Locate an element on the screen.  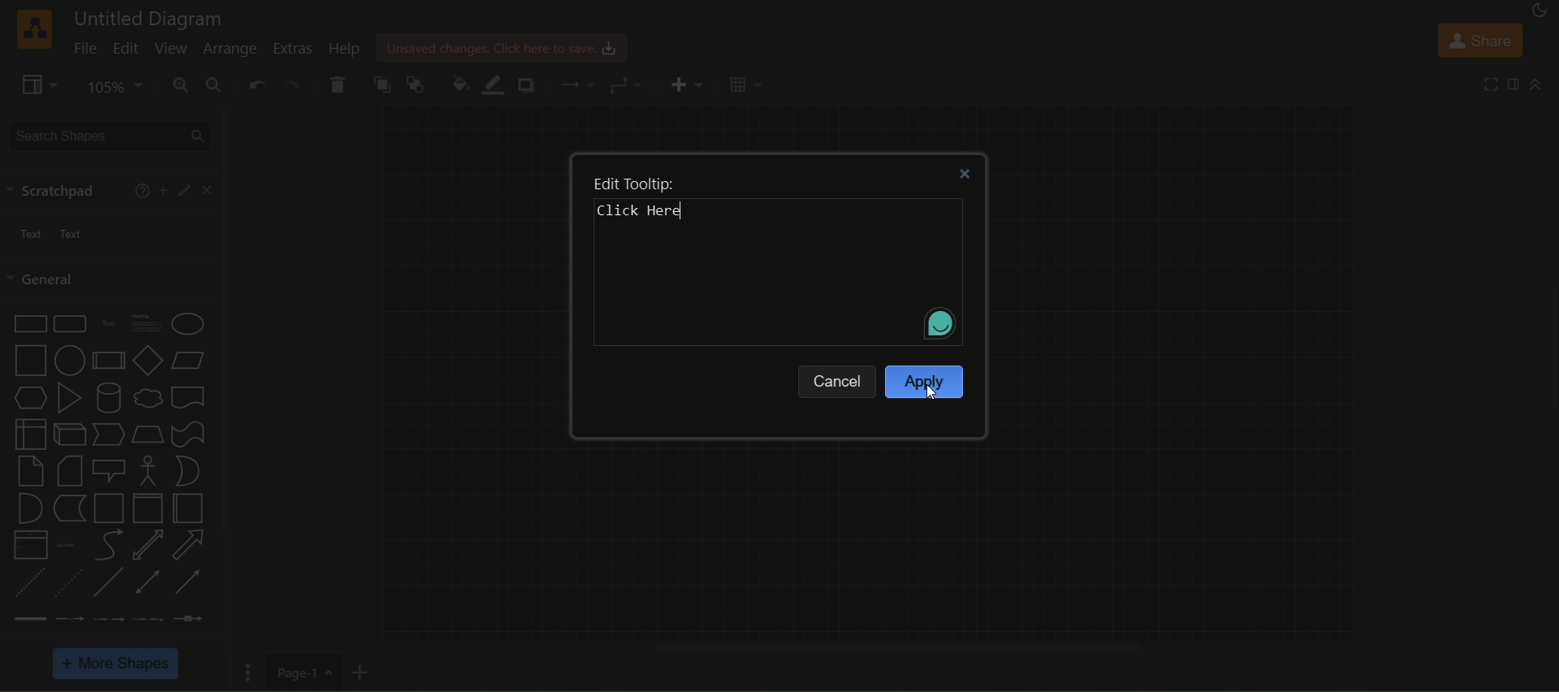
add is located at coordinates (163, 189).